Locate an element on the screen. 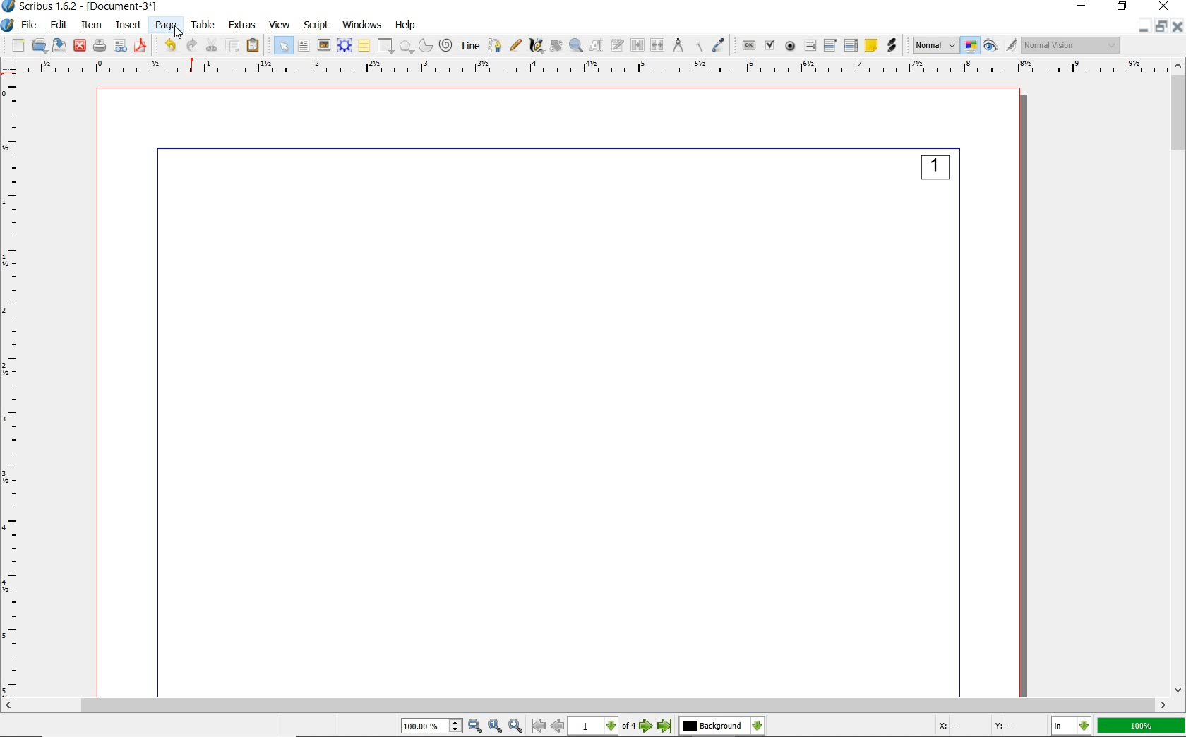 This screenshot has width=1186, height=737. Bezier curve is located at coordinates (494, 45).